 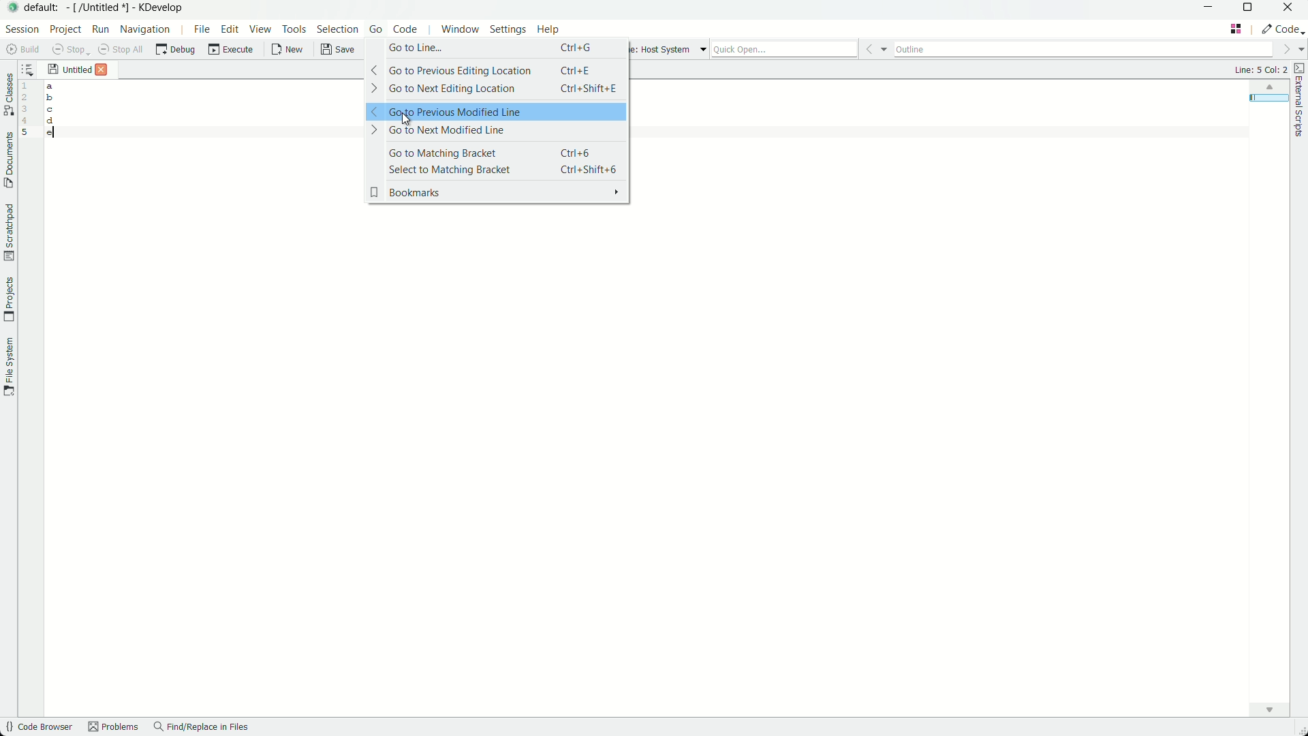 I want to click on maximize or restore, so click(x=1248, y=9).